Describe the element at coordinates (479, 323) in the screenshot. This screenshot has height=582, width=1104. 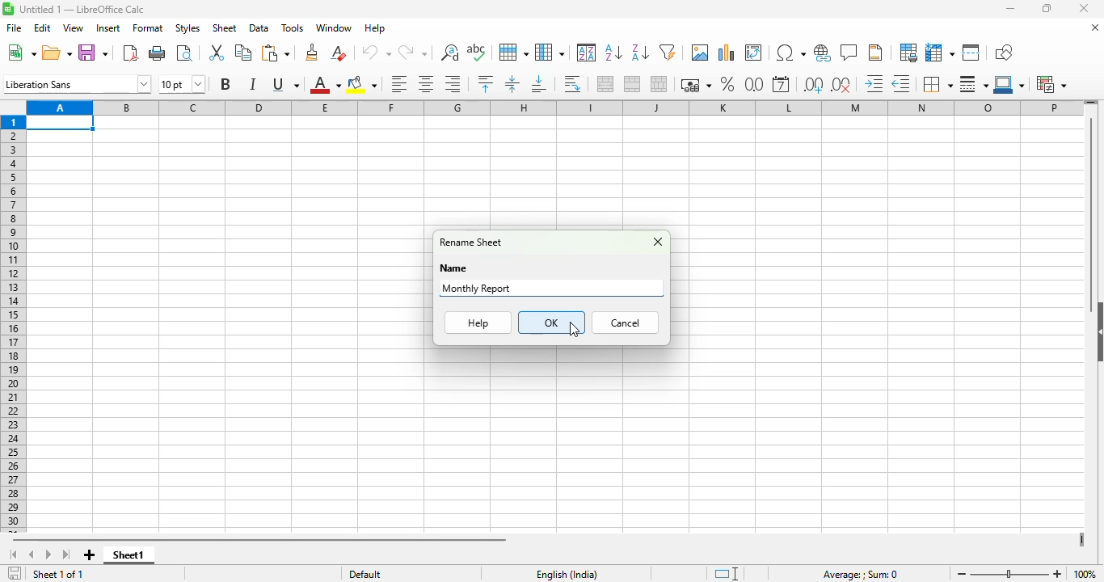
I see `help` at that location.